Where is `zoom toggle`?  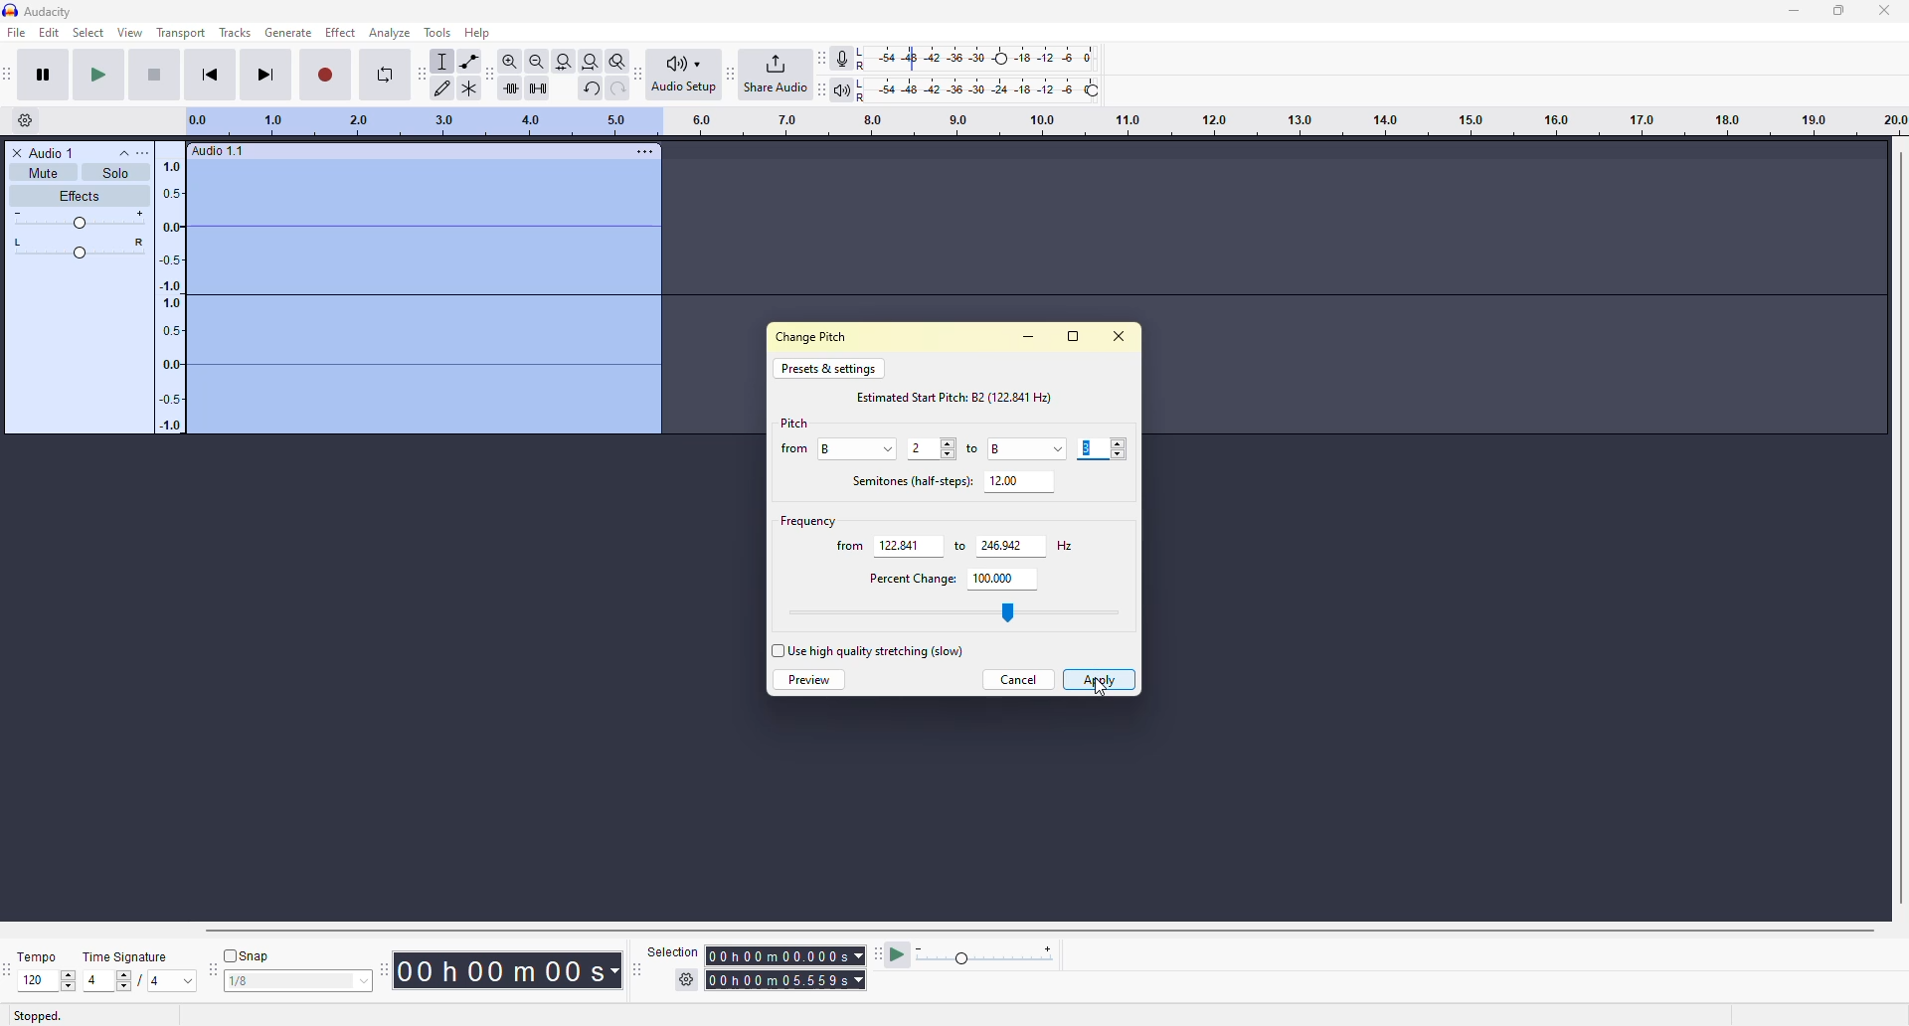
zoom toggle is located at coordinates (618, 61).